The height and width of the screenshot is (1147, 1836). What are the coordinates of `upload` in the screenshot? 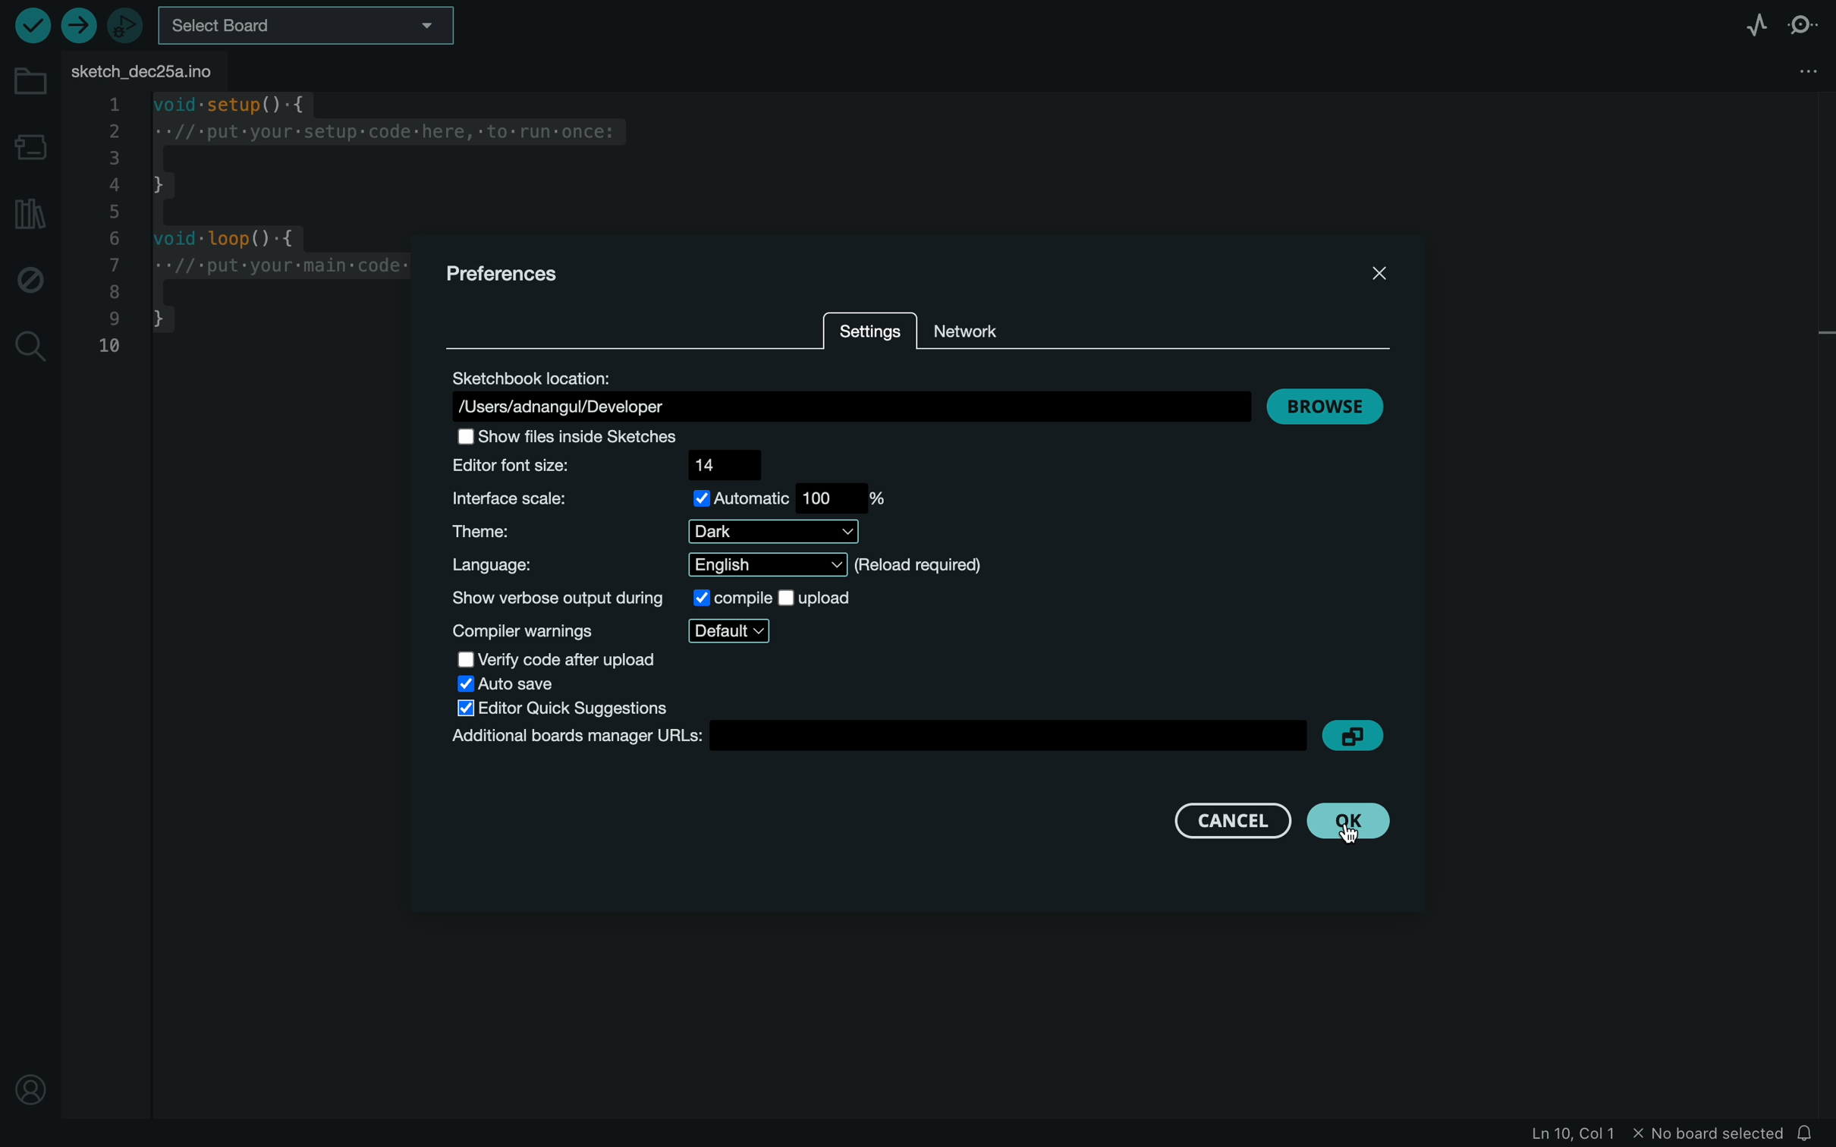 It's located at (78, 26).